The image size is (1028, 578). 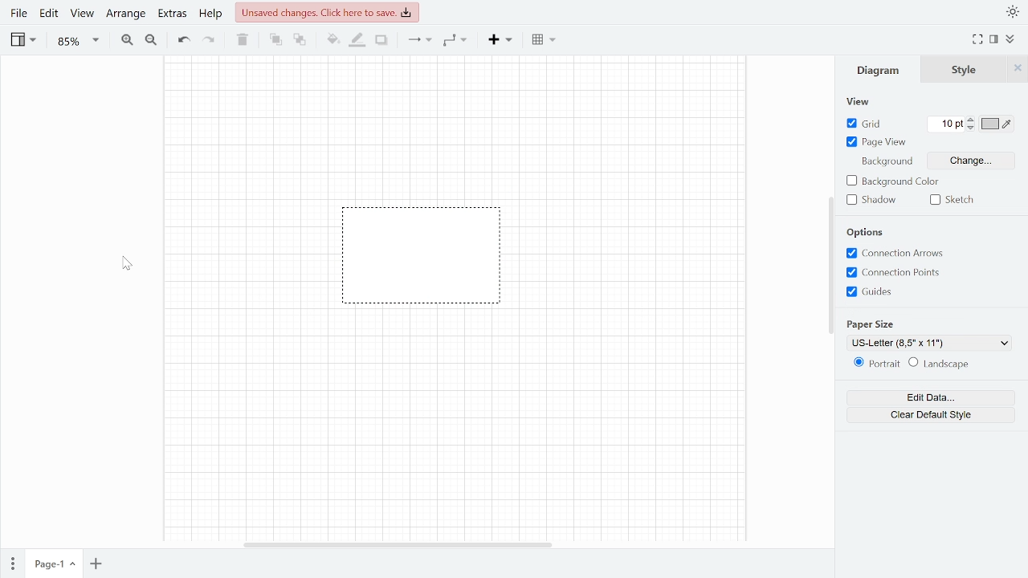 I want to click on Paper size, so click(x=875, y=324).